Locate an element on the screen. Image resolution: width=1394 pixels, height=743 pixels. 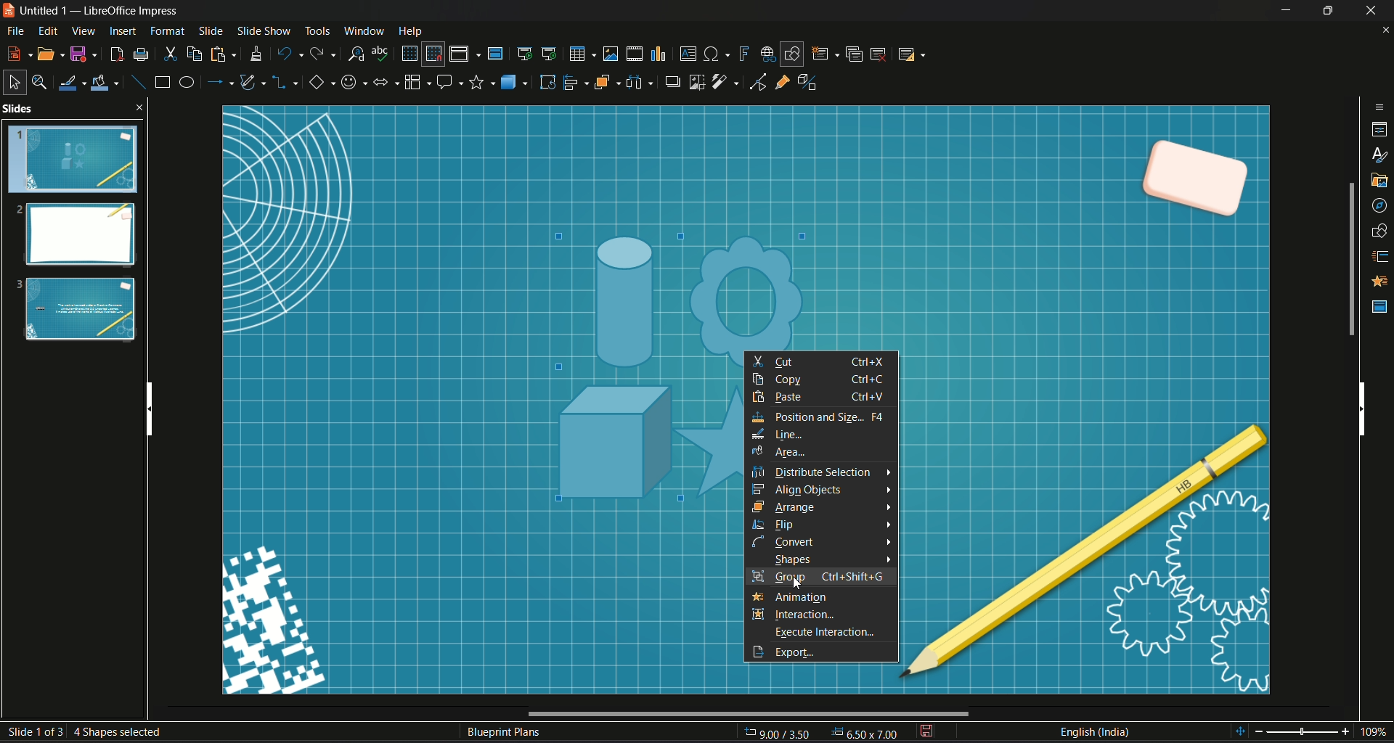
shadow is located at coordinates (670, 81).